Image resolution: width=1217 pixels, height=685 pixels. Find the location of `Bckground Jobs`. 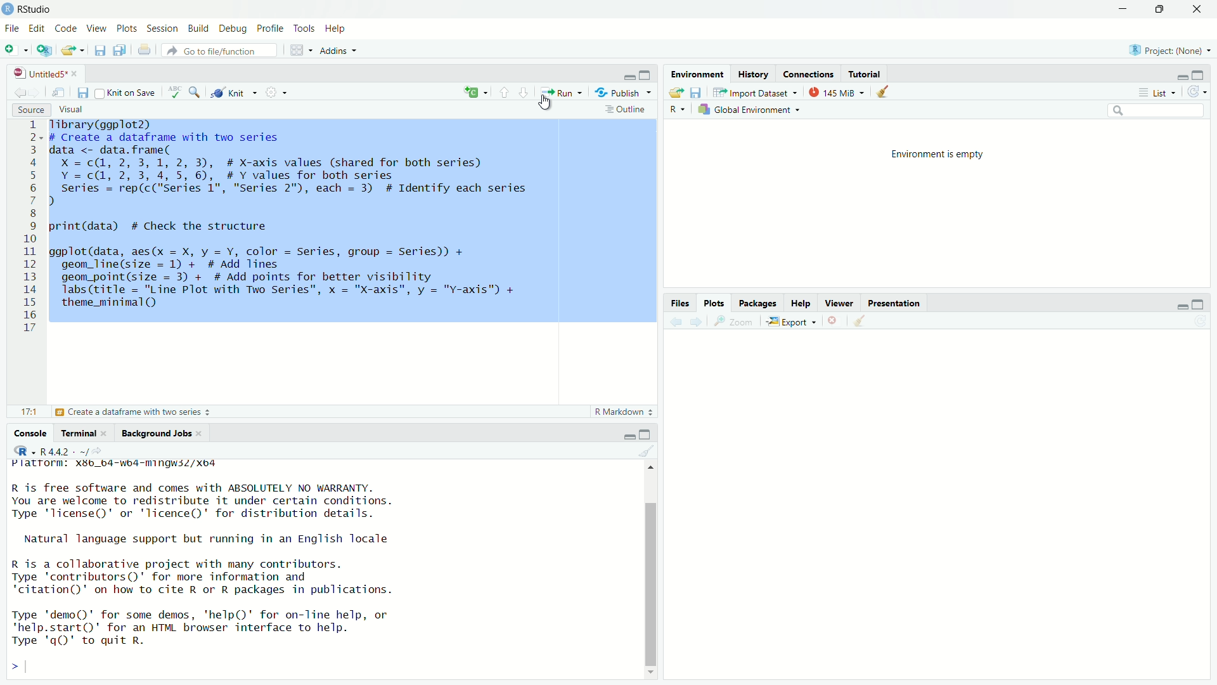

Bckground Jobs is located at coordinates (160, 432).